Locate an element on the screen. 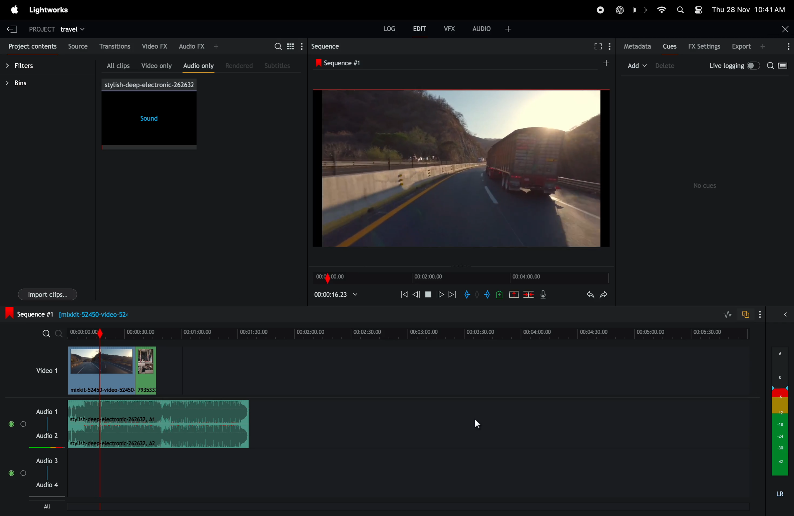 This screenshot has height=516, width=794. transations is located at coordinates (114, 46).